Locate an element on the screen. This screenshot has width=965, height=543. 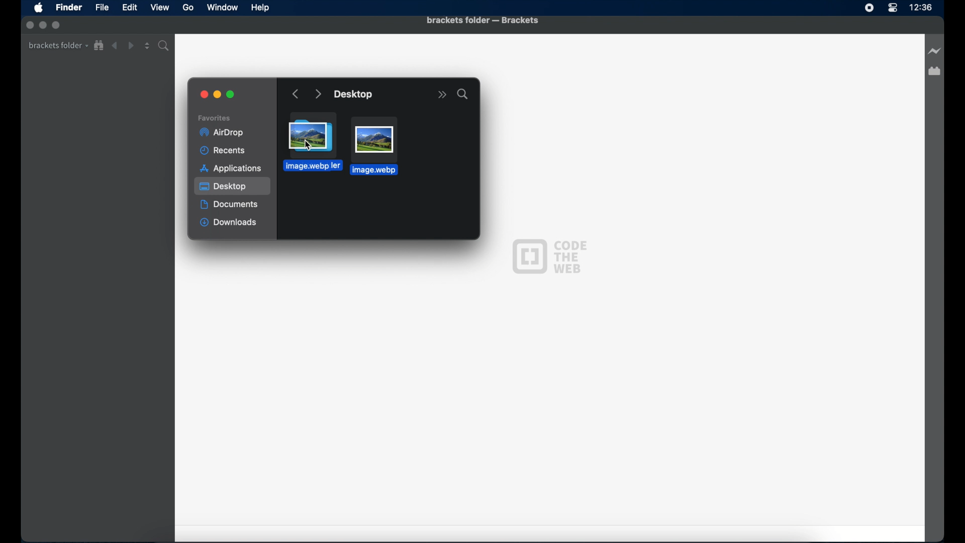
more options is located at coordinates (442, 95).